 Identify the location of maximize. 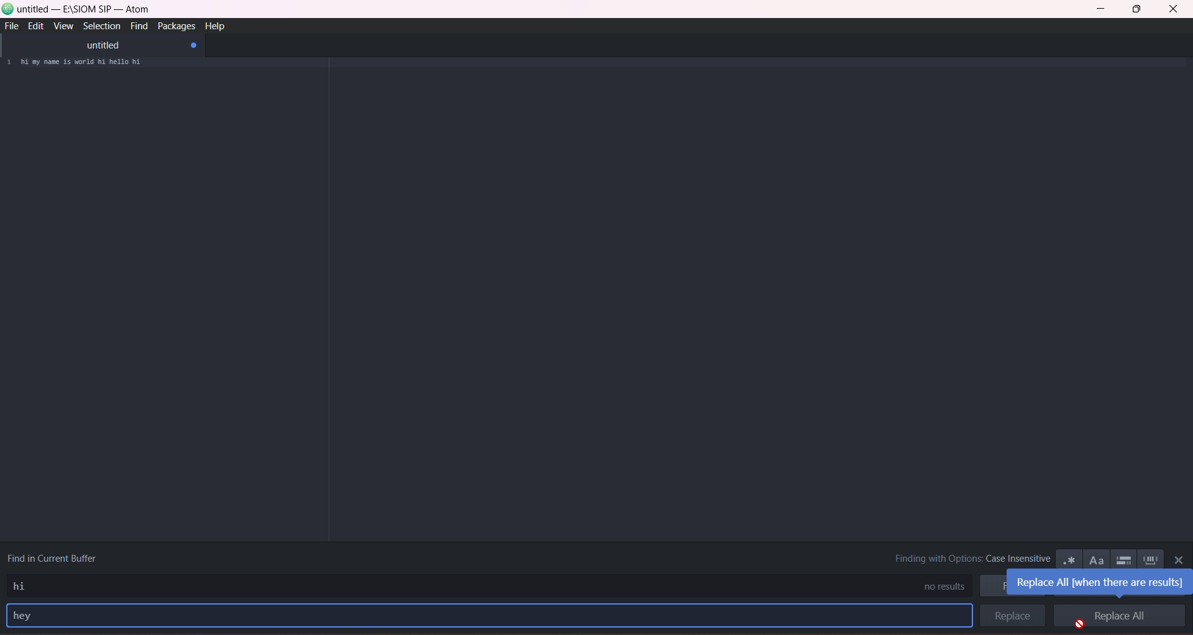
(1137, 10).